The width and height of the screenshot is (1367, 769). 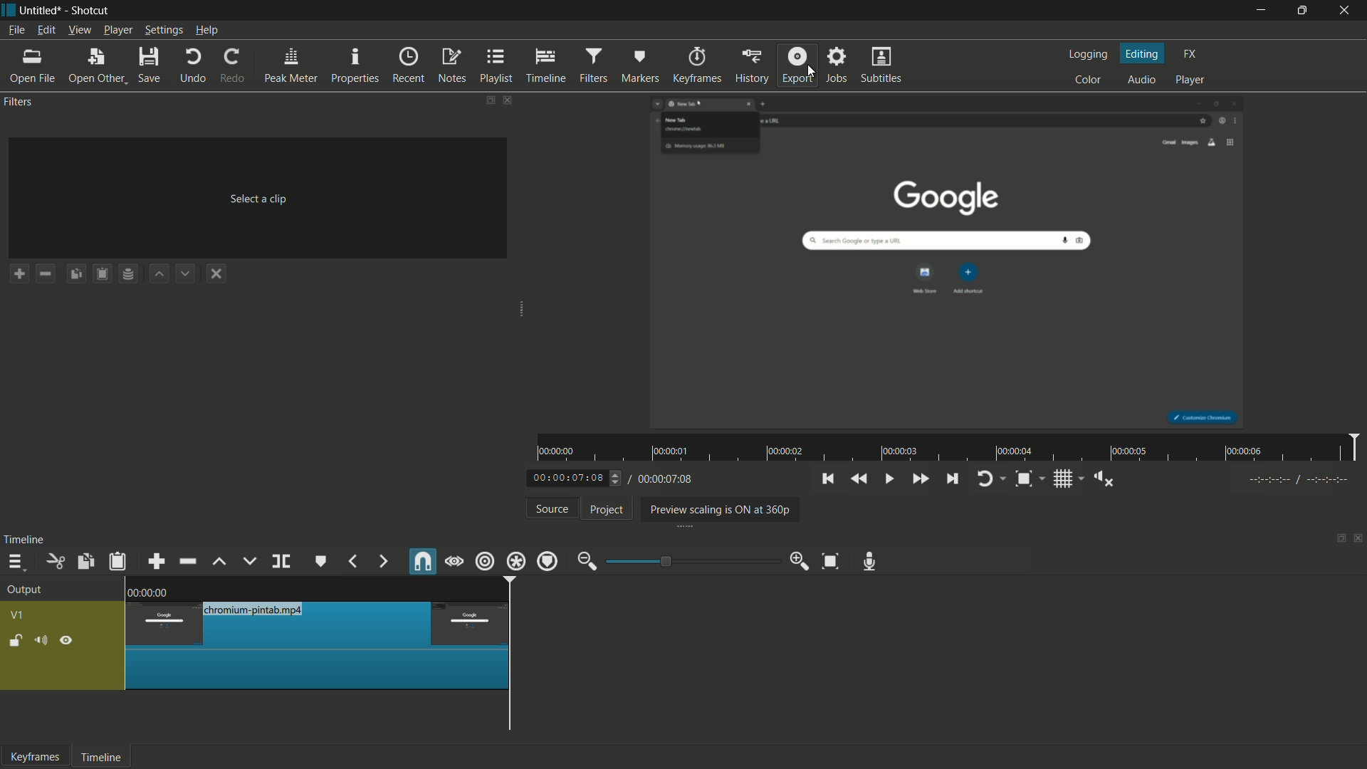 I want to click on recent, so click(x=408, y=65).